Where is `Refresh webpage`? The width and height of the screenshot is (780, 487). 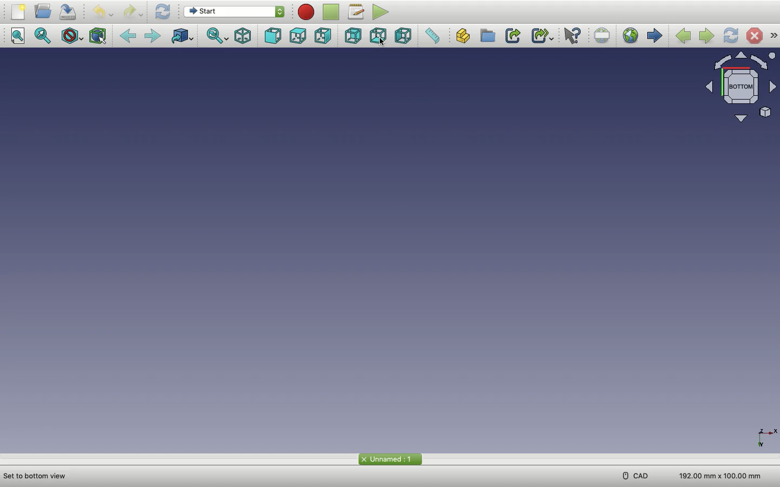 Refresh webpage is located at coordinates (731, 36).